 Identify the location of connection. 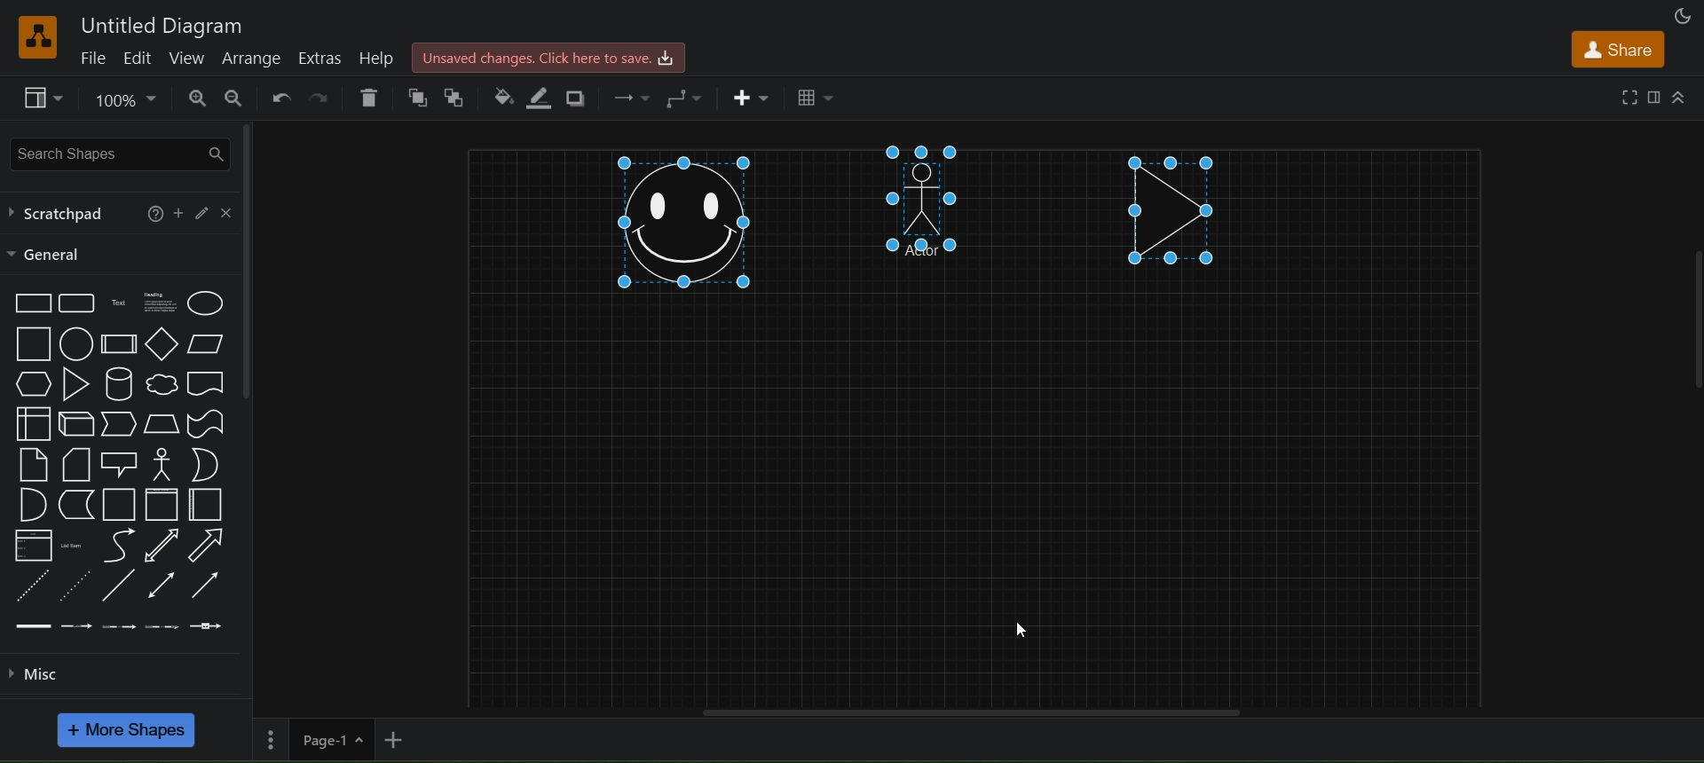
(631, 96).